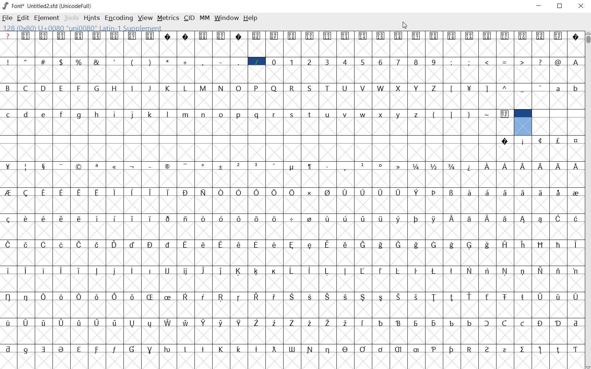 The height and width of the screenshot is (369, 591). I want to click on metrics, so click(168, 18).